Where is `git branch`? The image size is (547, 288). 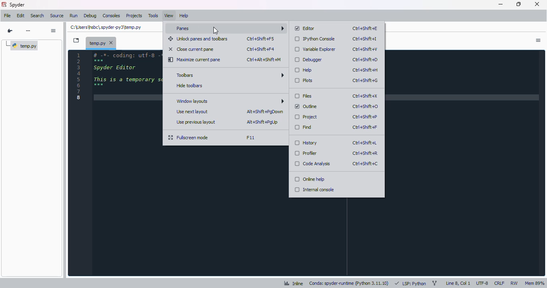
git branch is located at coordinates (434, 282).